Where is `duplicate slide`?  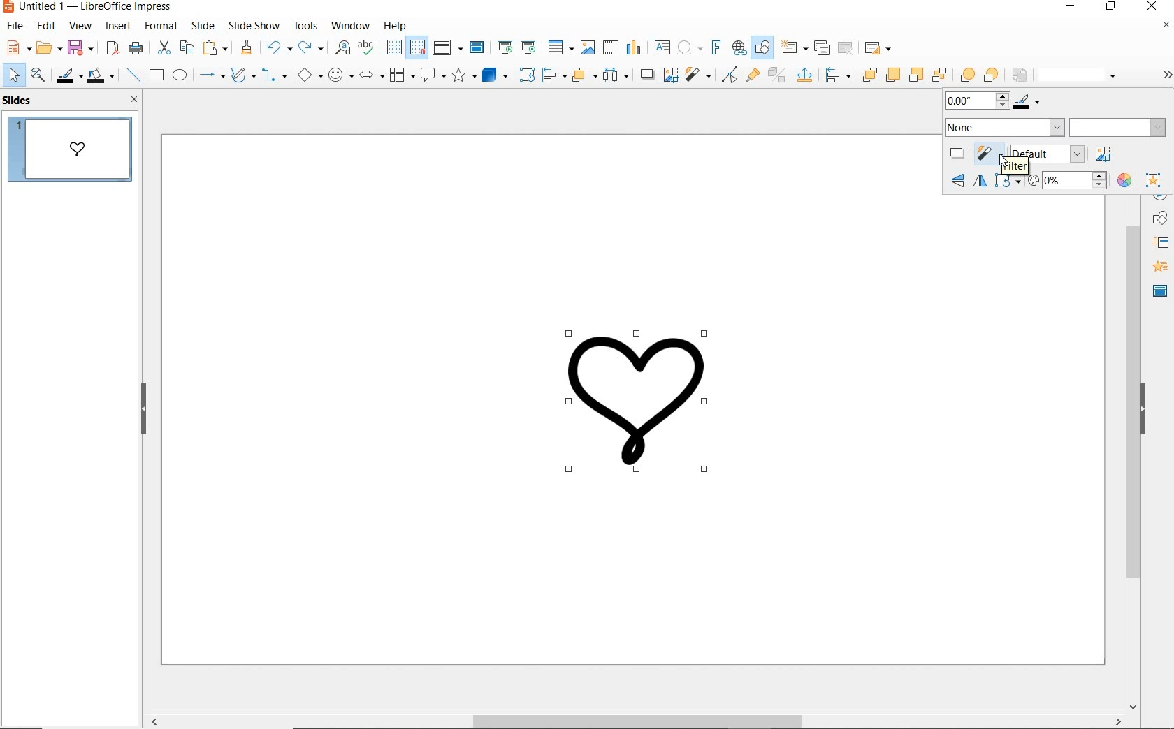 duplicate slide is located at coordinates (820, 48).